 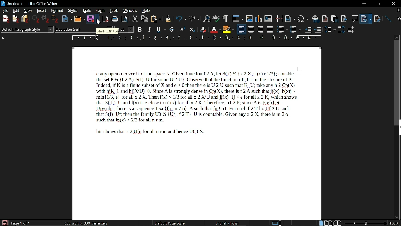 I want to click on , so click(x=308, y=29).